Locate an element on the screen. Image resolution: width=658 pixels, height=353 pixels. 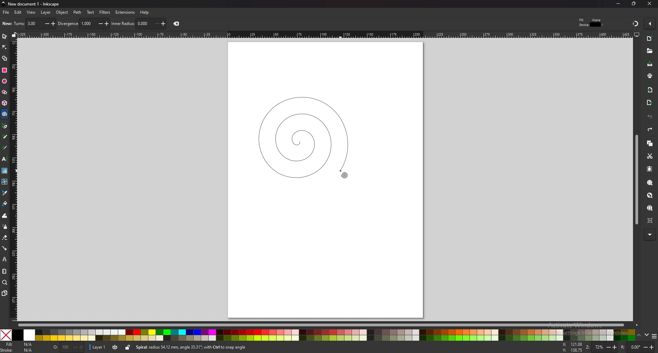
horizontal scale is located at coordinates (324, 34).